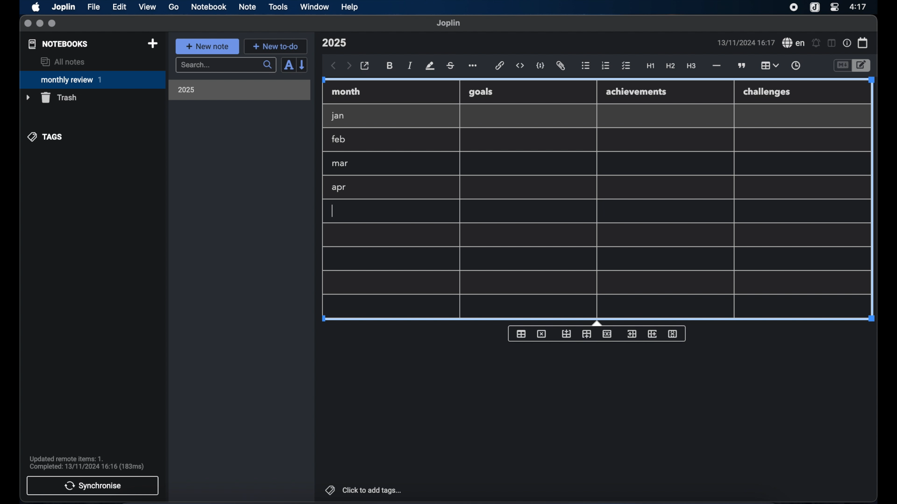 This screenshot has width=897, height=504. What do you see at coordinates (349, 66) in the screenshot?
I see `forward` at bounding box center [349, 66].